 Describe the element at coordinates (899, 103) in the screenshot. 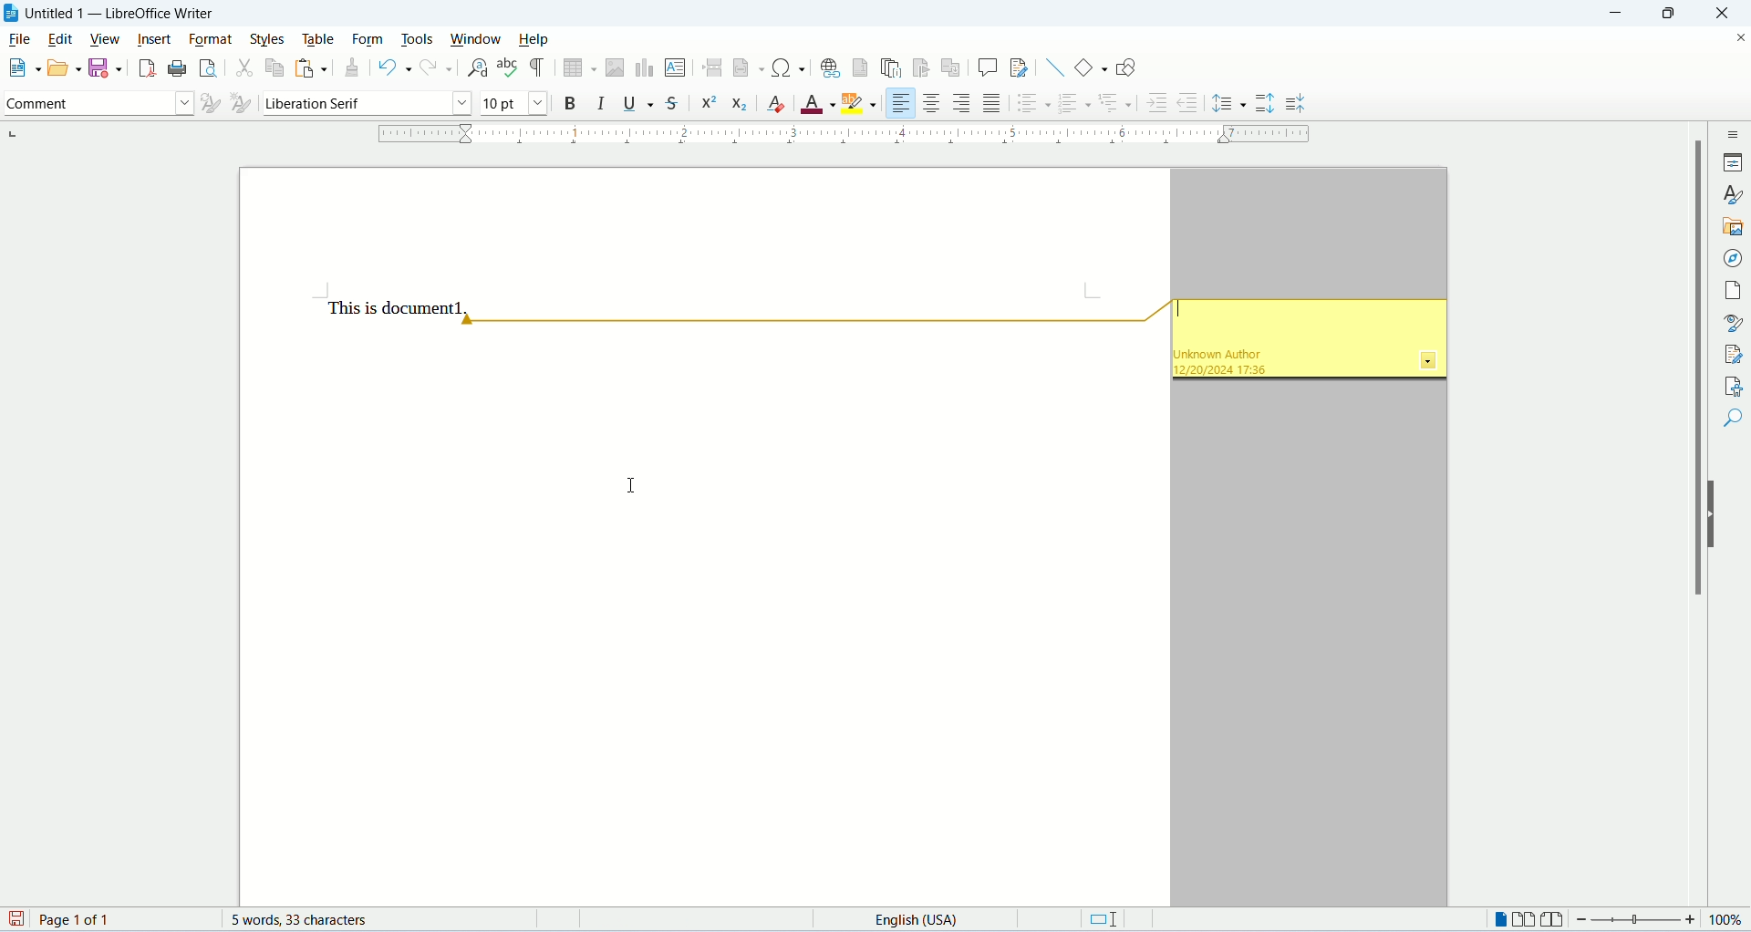

I see `align left` at that location.